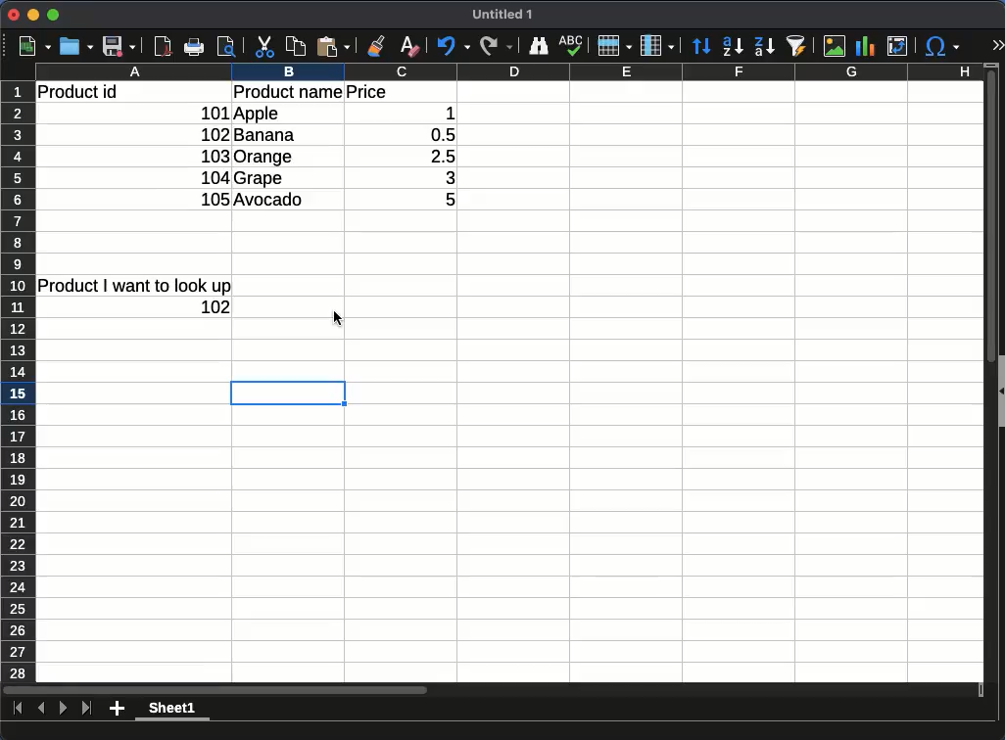  Describe the element at coordinates (765, 47) in the screenshot. I see `descending ` at that location.